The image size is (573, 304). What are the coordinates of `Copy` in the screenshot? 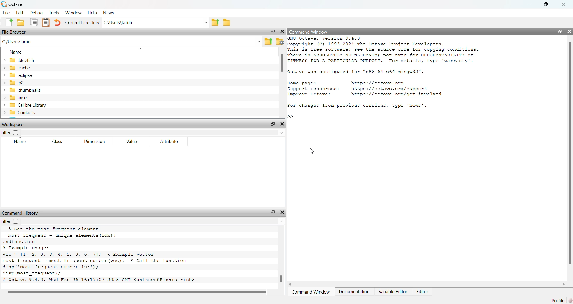 It's located at (34, 22).